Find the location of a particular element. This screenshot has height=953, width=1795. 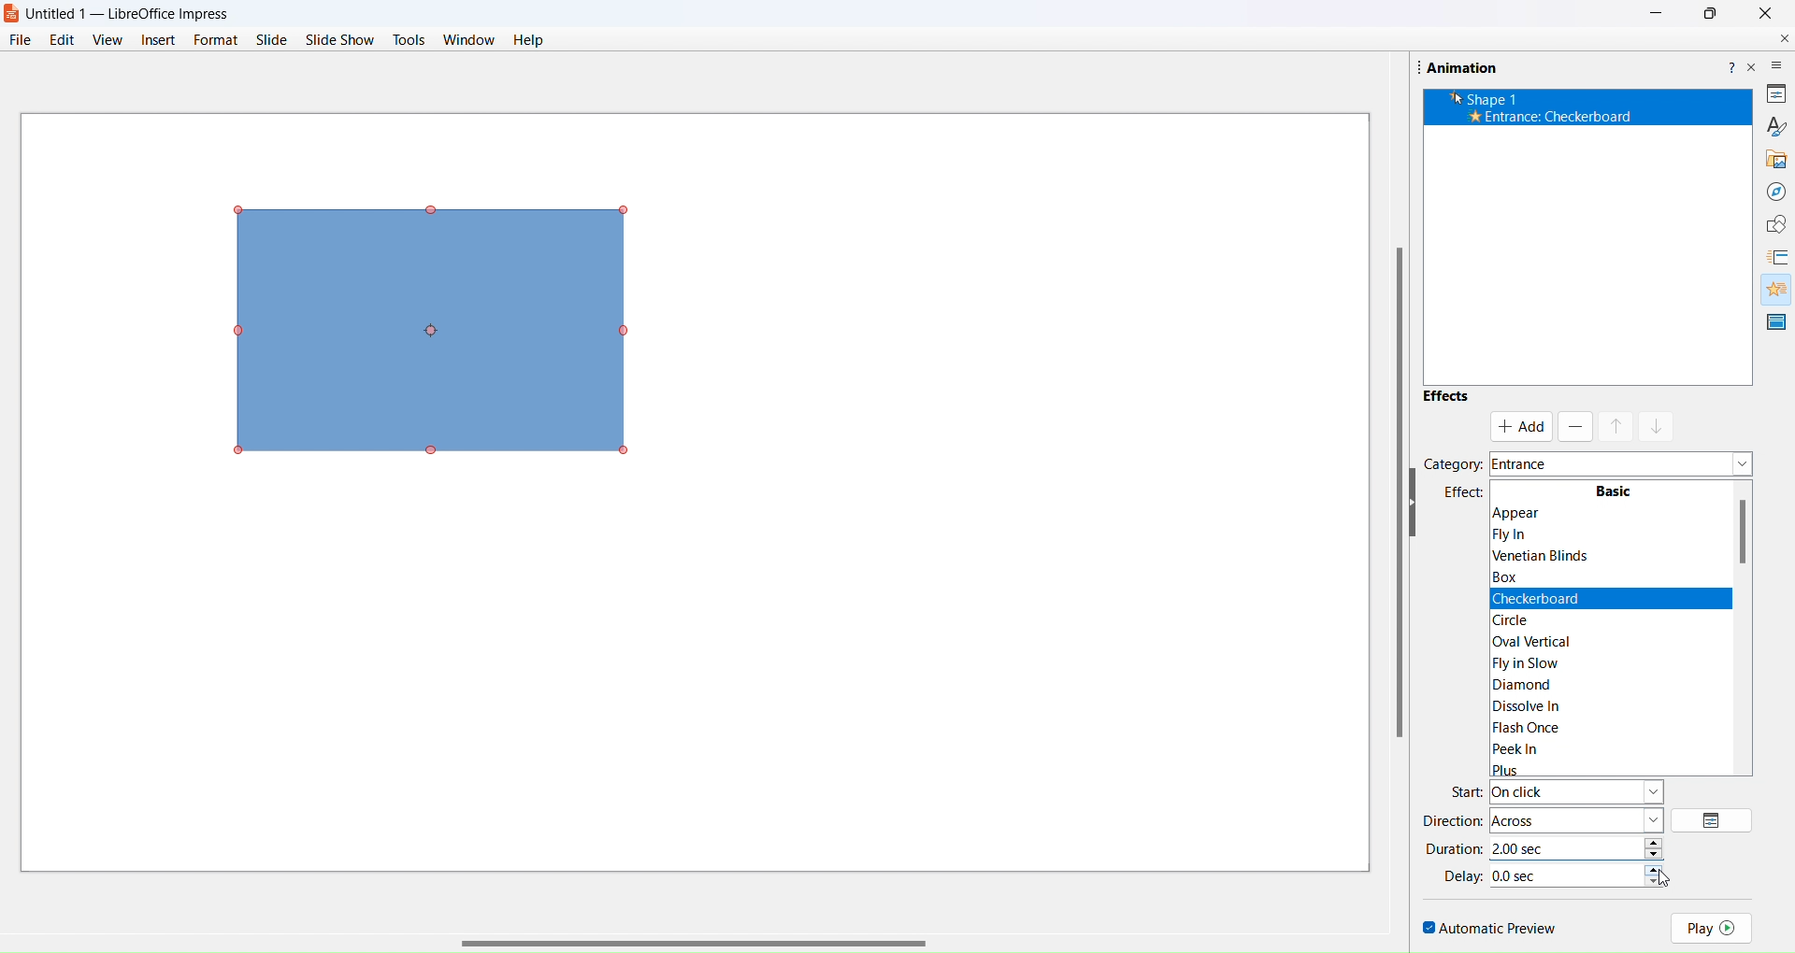

brush is located at coordinates (1773, 124).